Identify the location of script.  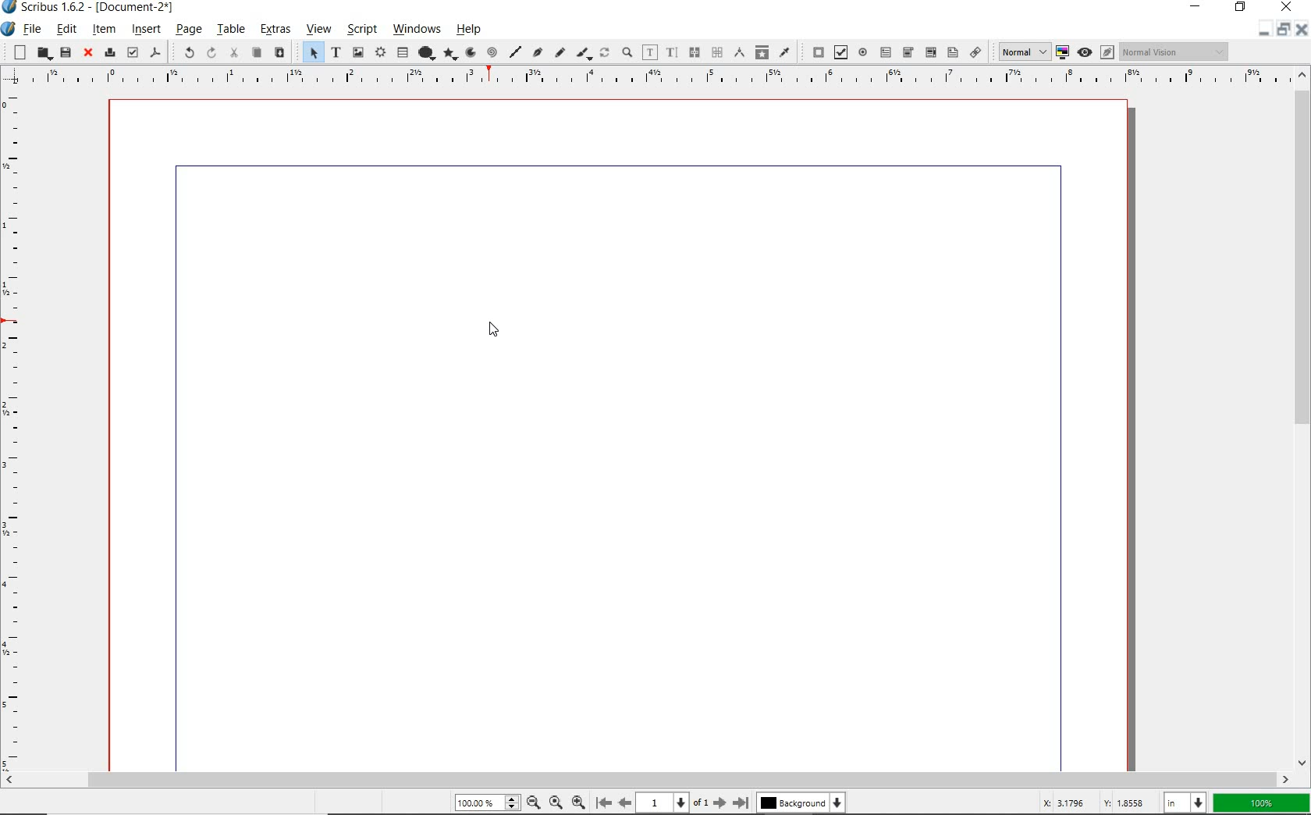
(361, 30).